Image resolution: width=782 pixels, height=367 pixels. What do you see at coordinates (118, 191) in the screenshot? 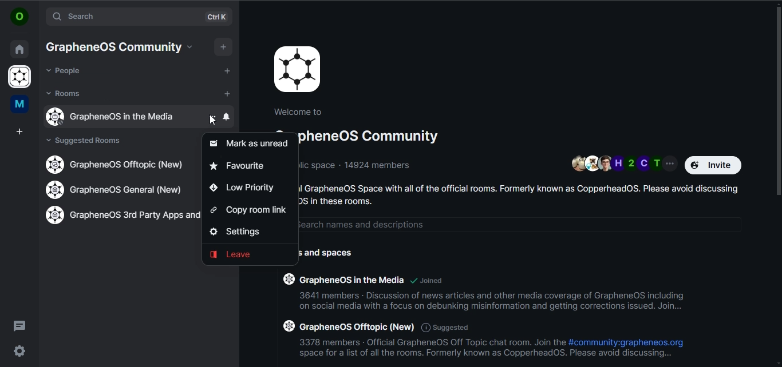
I see `GrapheneOS General` at bounding box center [118, 191].